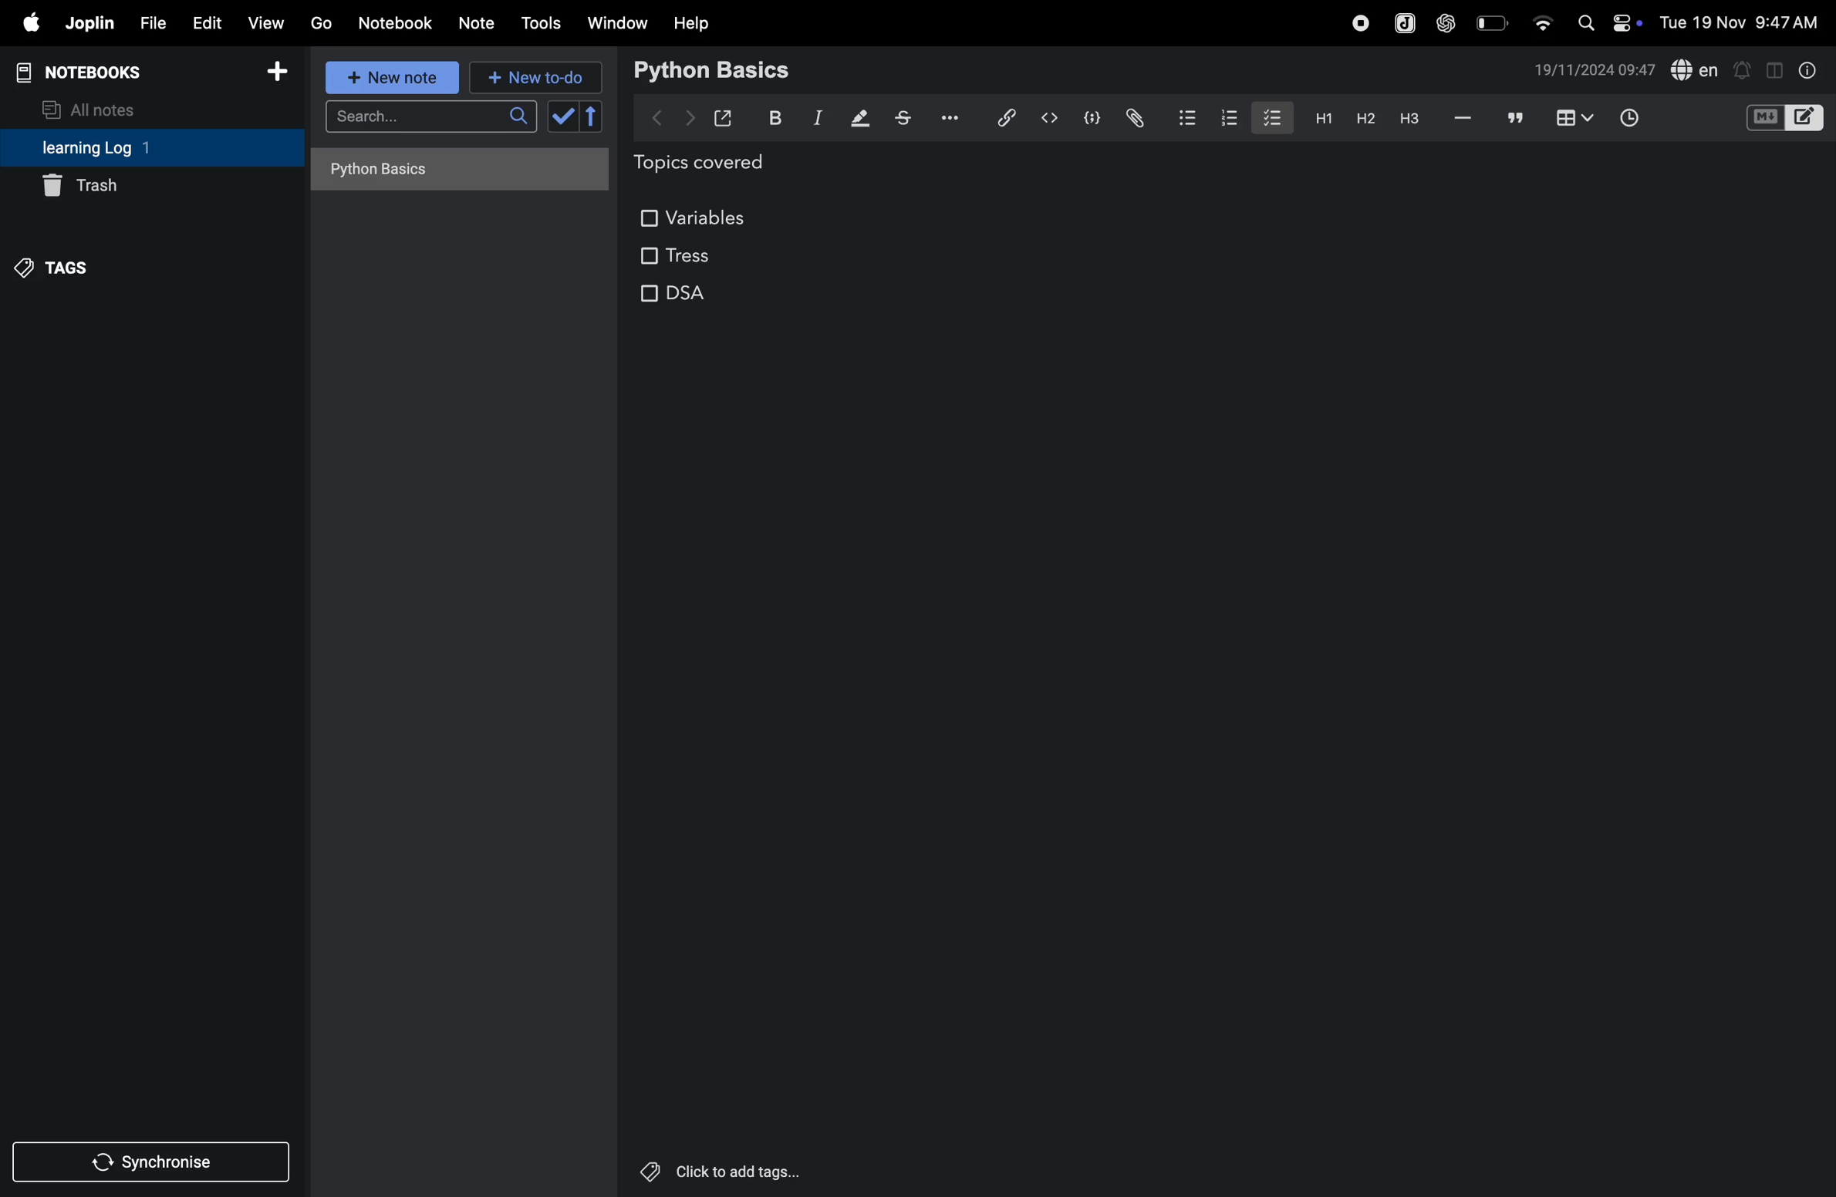 This screenshot has width=1836, height=1197. I want to click on apple widgets, so click(1606, 21).